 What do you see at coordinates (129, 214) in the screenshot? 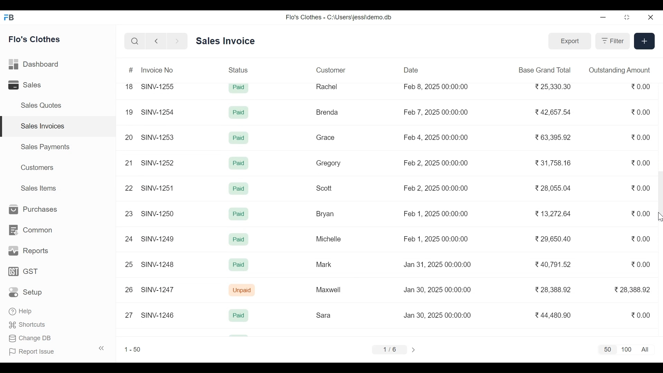
I see `23` at bounding box center [129, 214].